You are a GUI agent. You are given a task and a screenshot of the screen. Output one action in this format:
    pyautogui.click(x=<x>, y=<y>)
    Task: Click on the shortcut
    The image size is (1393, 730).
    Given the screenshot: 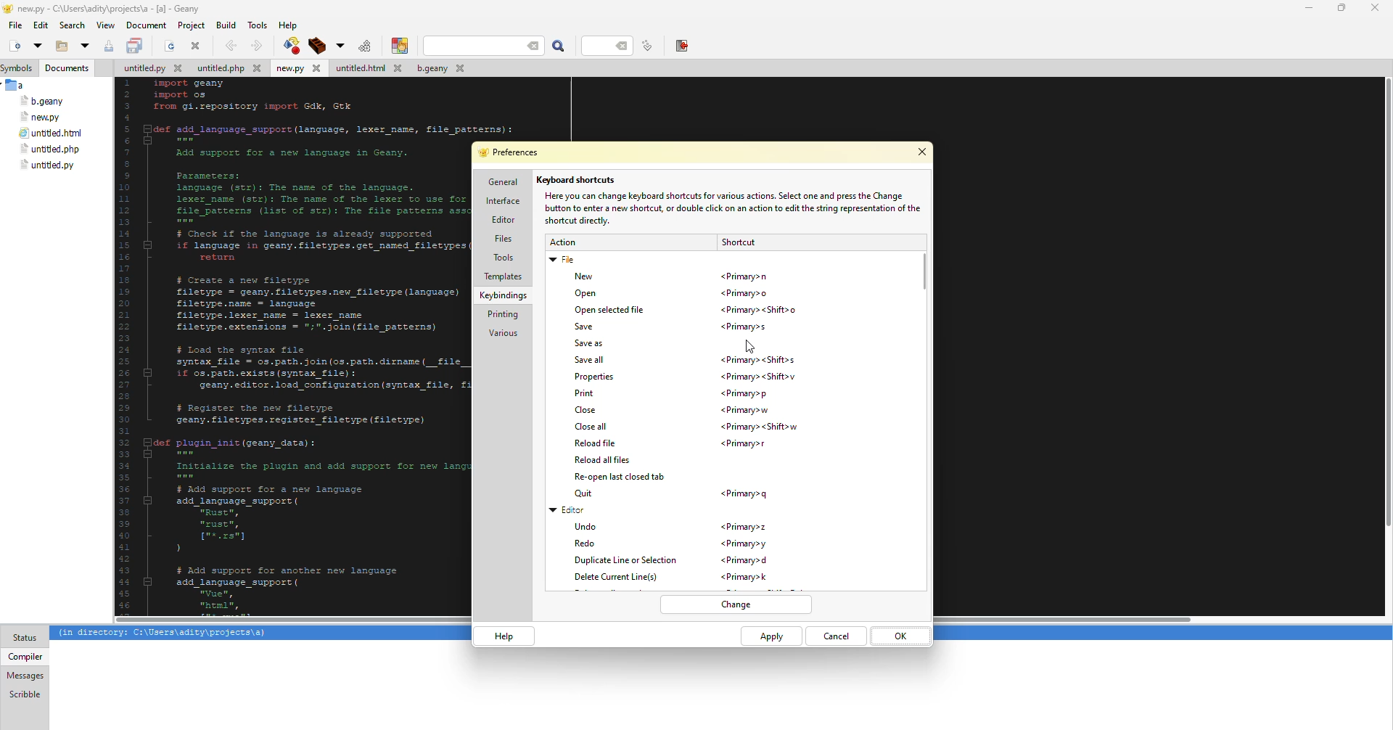 What is the action you would take?
    pyautogui.click(x=744, y=528)
    